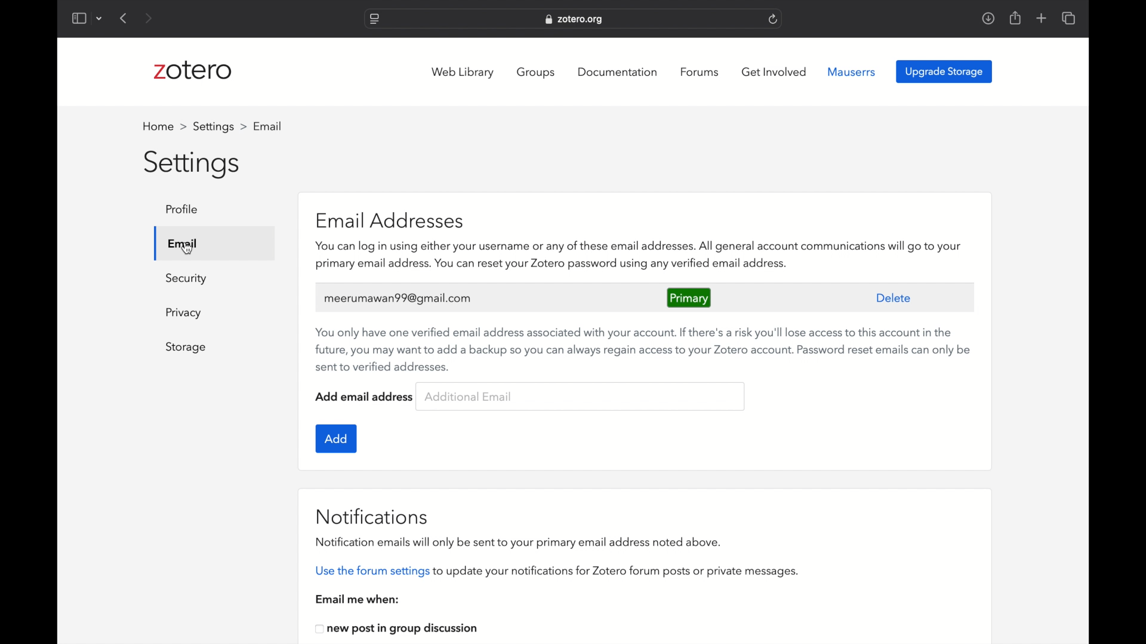  What do you see at coordinates (162, 126) in the screenshot?
I see `home` at bounding box center [162, 126].